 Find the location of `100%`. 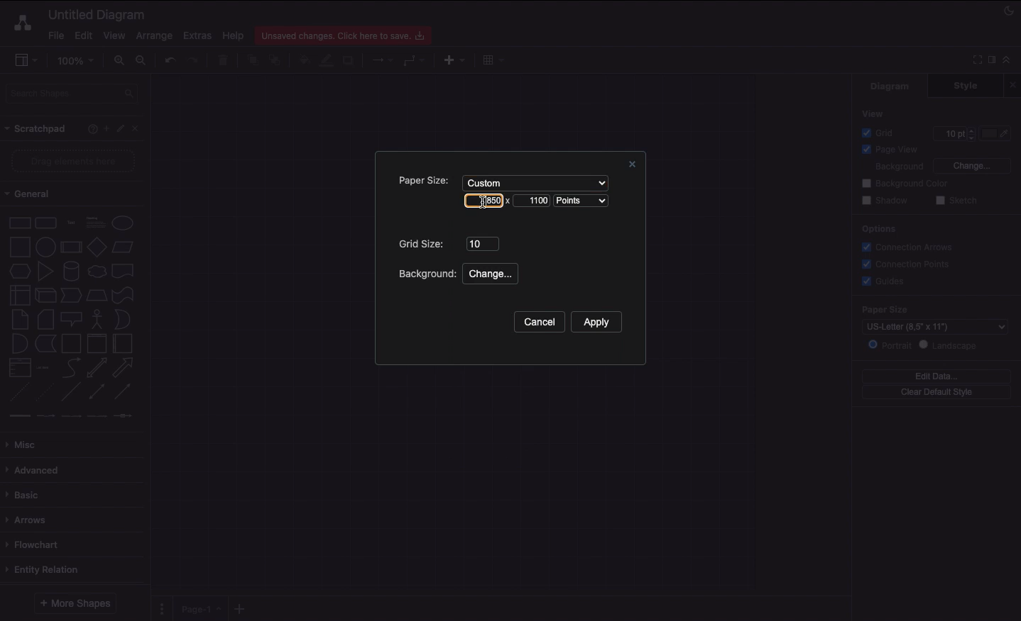

100% is located at coordinates (77, 61).